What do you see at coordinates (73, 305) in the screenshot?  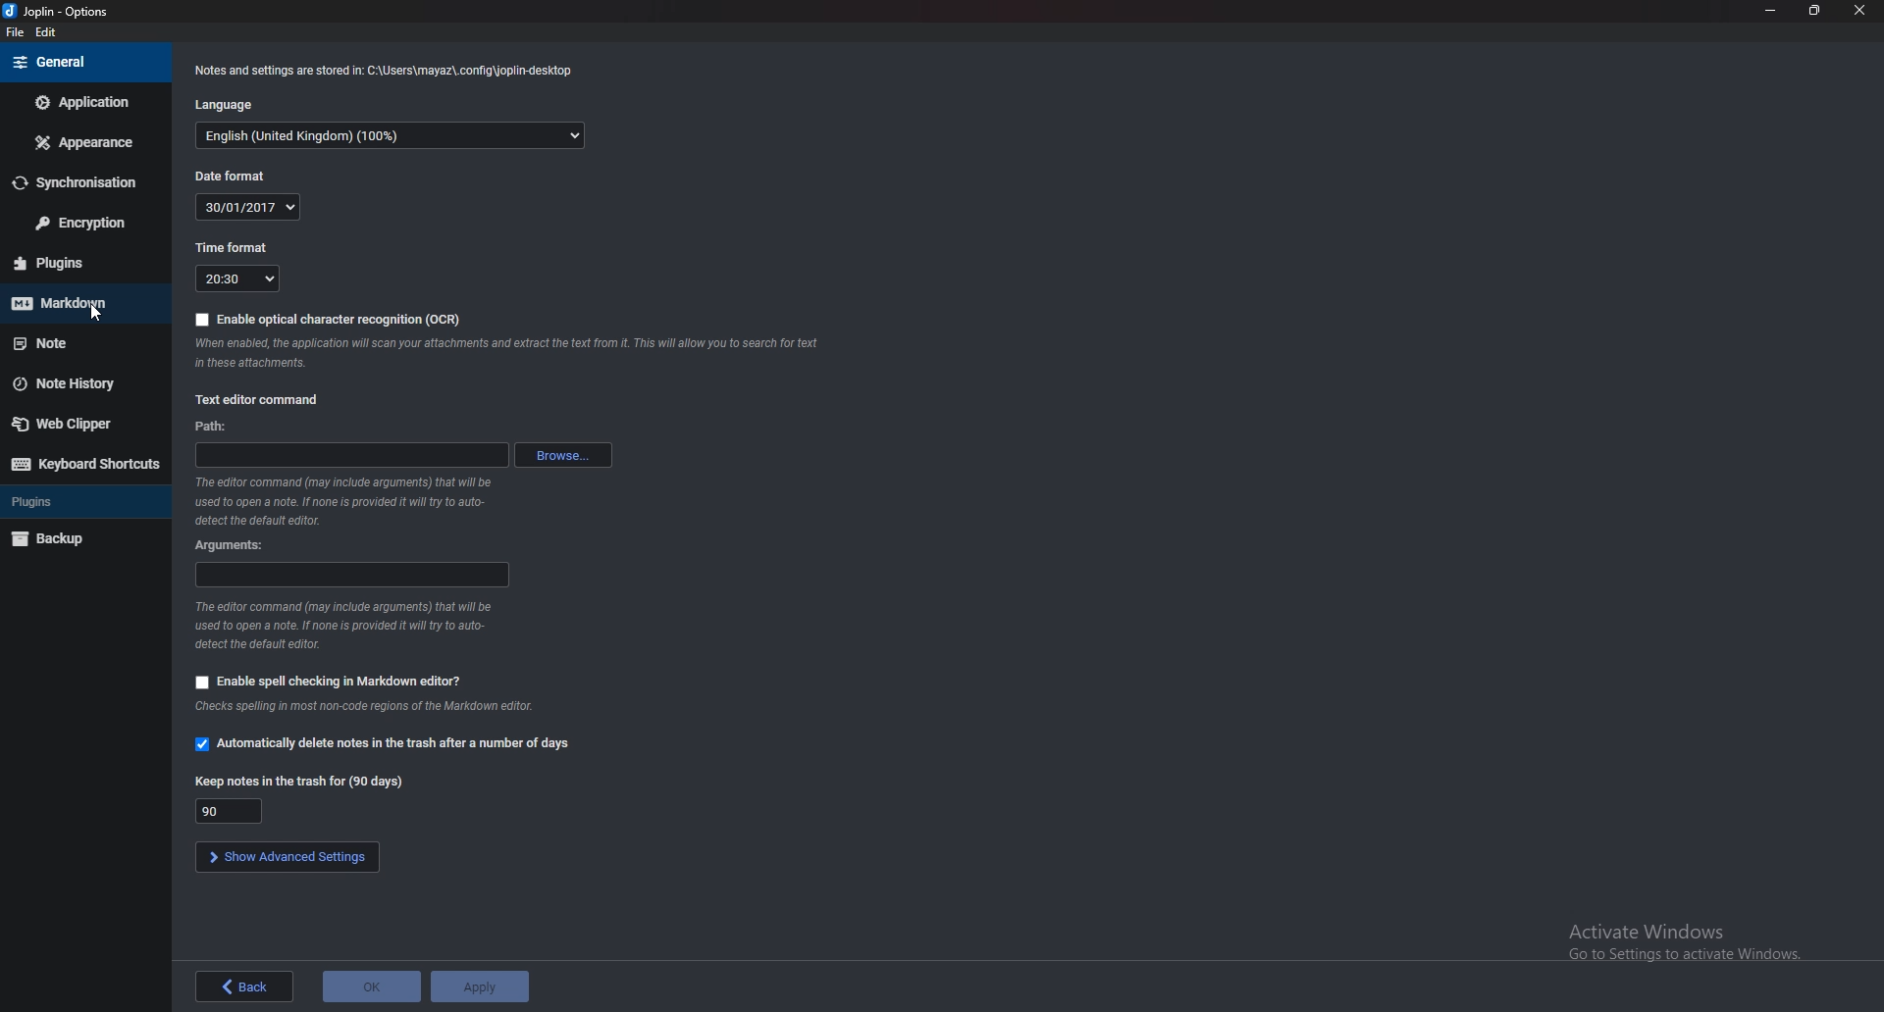 I see `Mark down` at bounding box center [73, 305].